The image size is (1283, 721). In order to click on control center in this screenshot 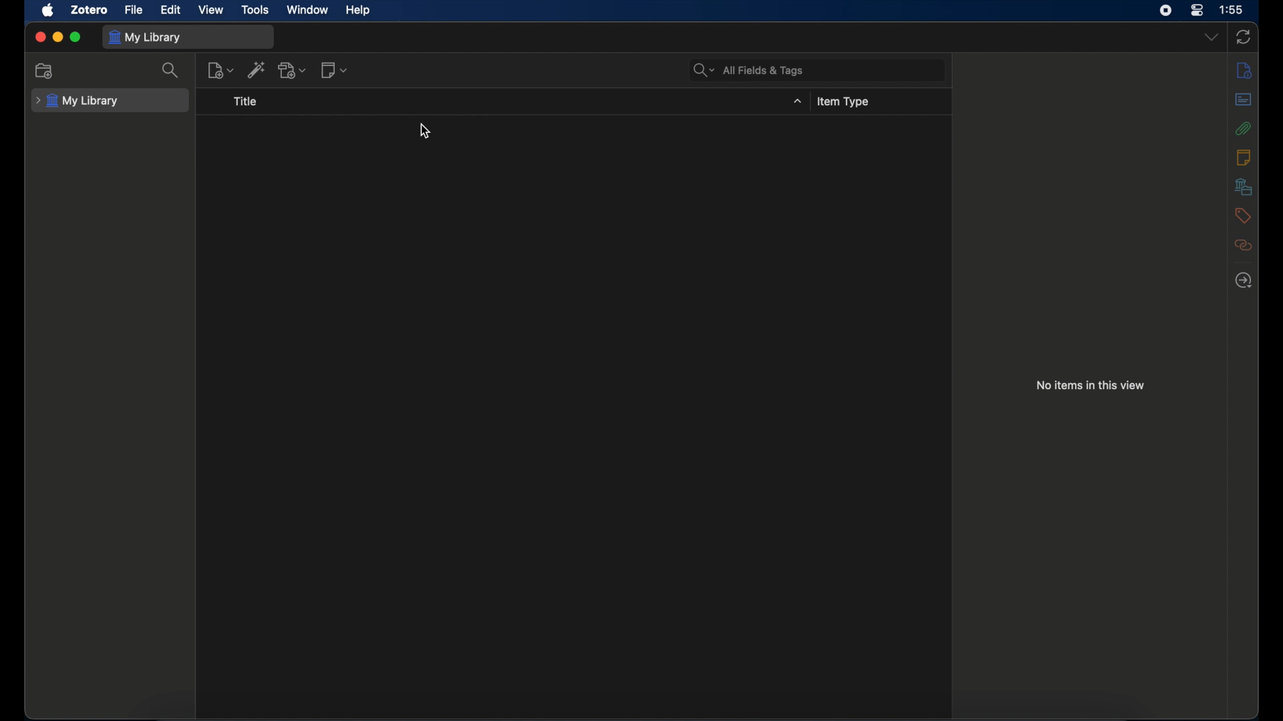, I will do `click(1197, 11)`.